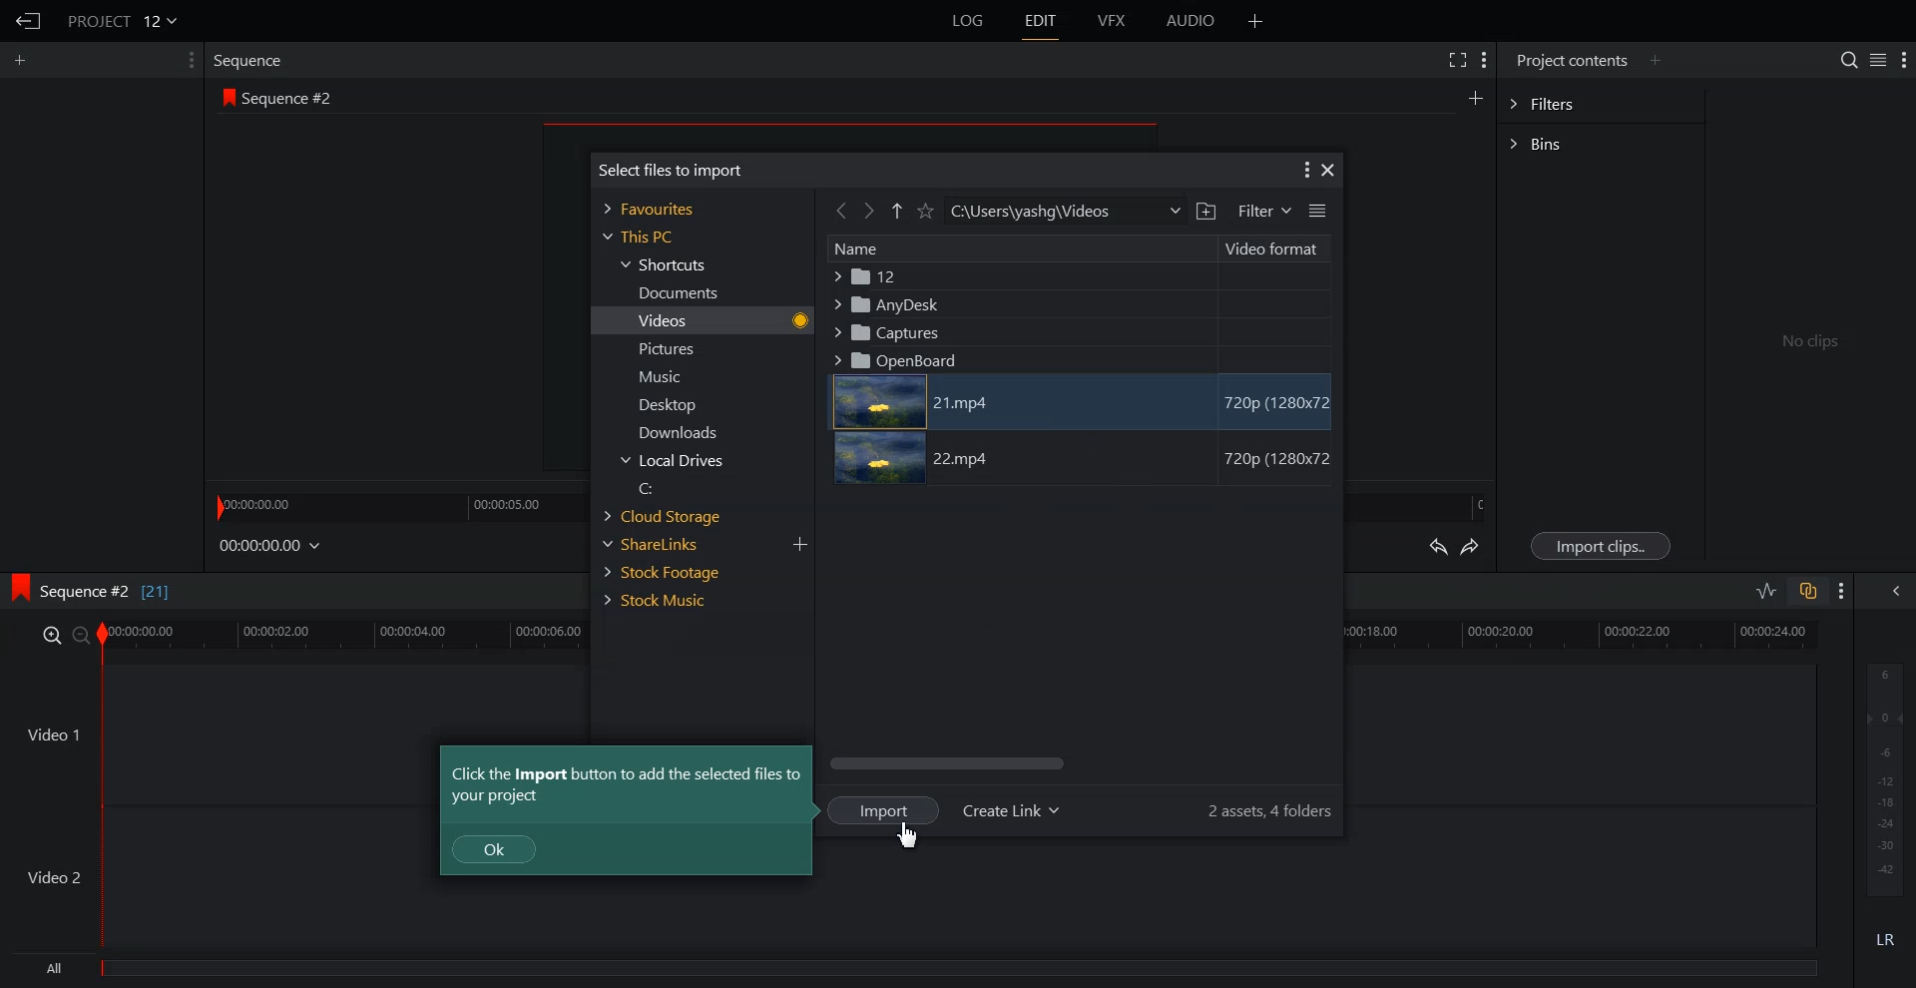  I want to click on Add Panel, so click(1658, 60).